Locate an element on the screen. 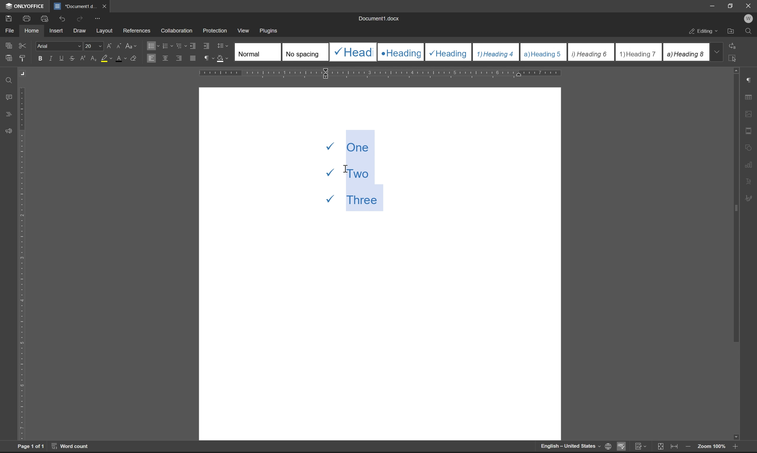 This screenshot has width=757, height=453. word count is located at coordinates (71, 446).